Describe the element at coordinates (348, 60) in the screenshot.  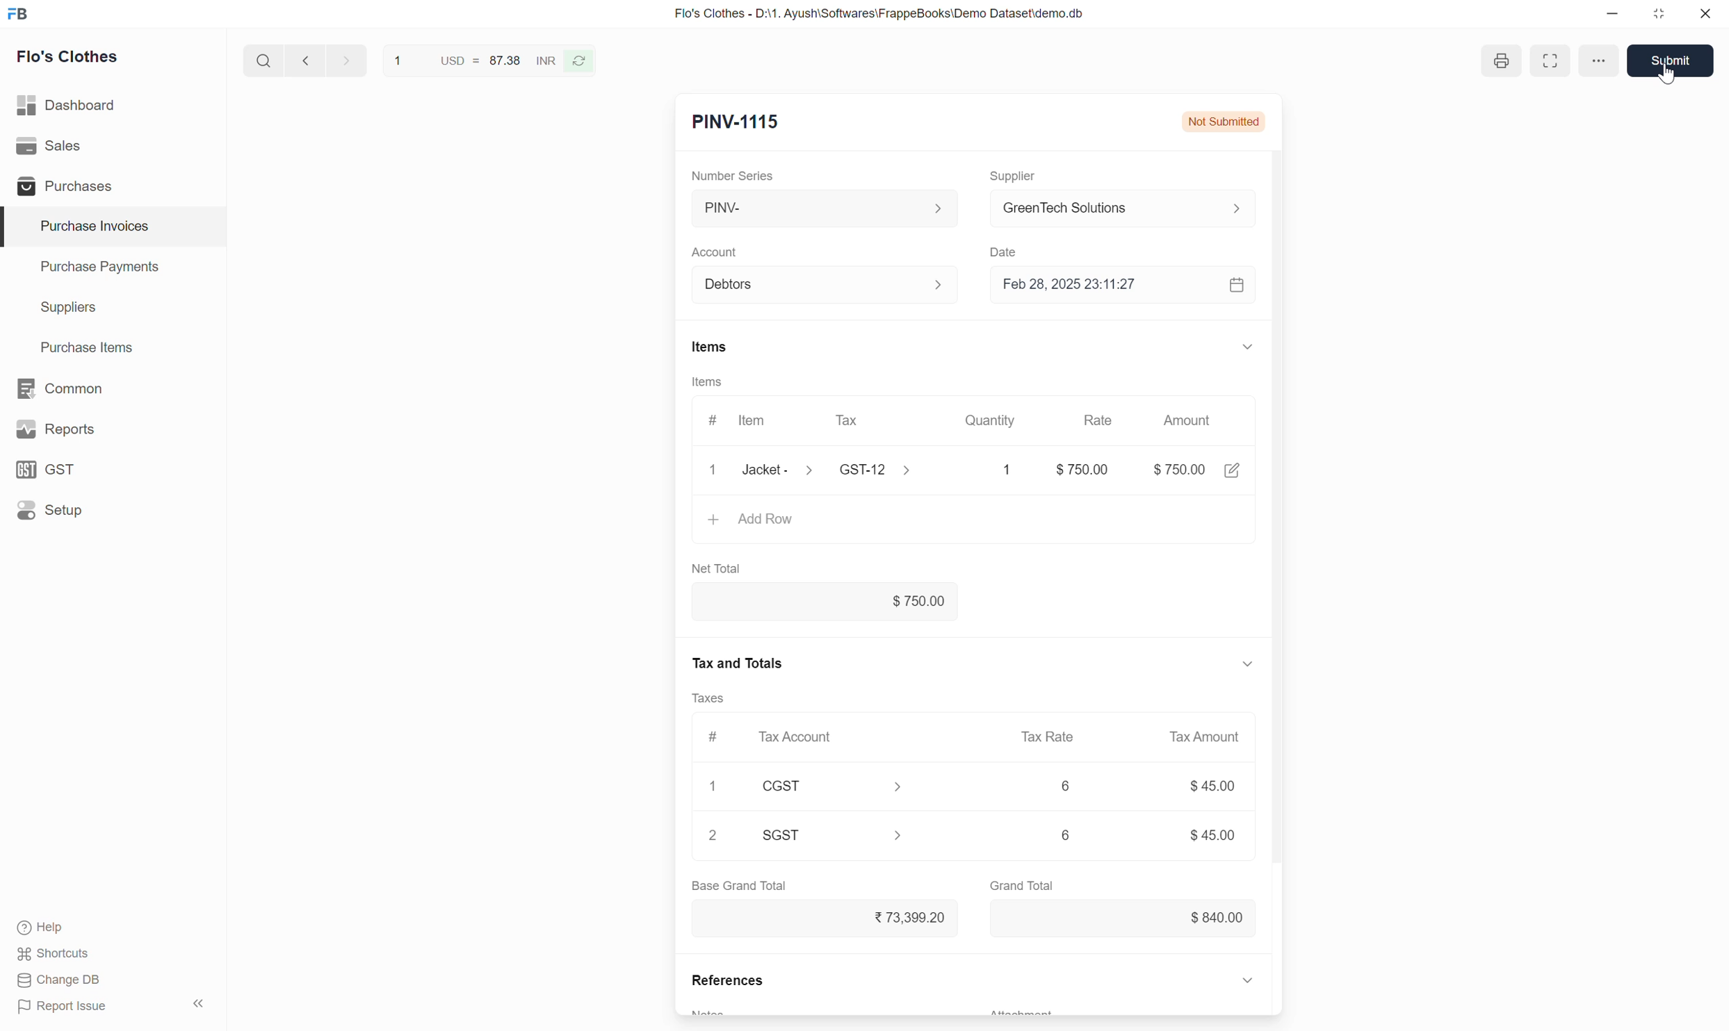
I see `Next` at that location.